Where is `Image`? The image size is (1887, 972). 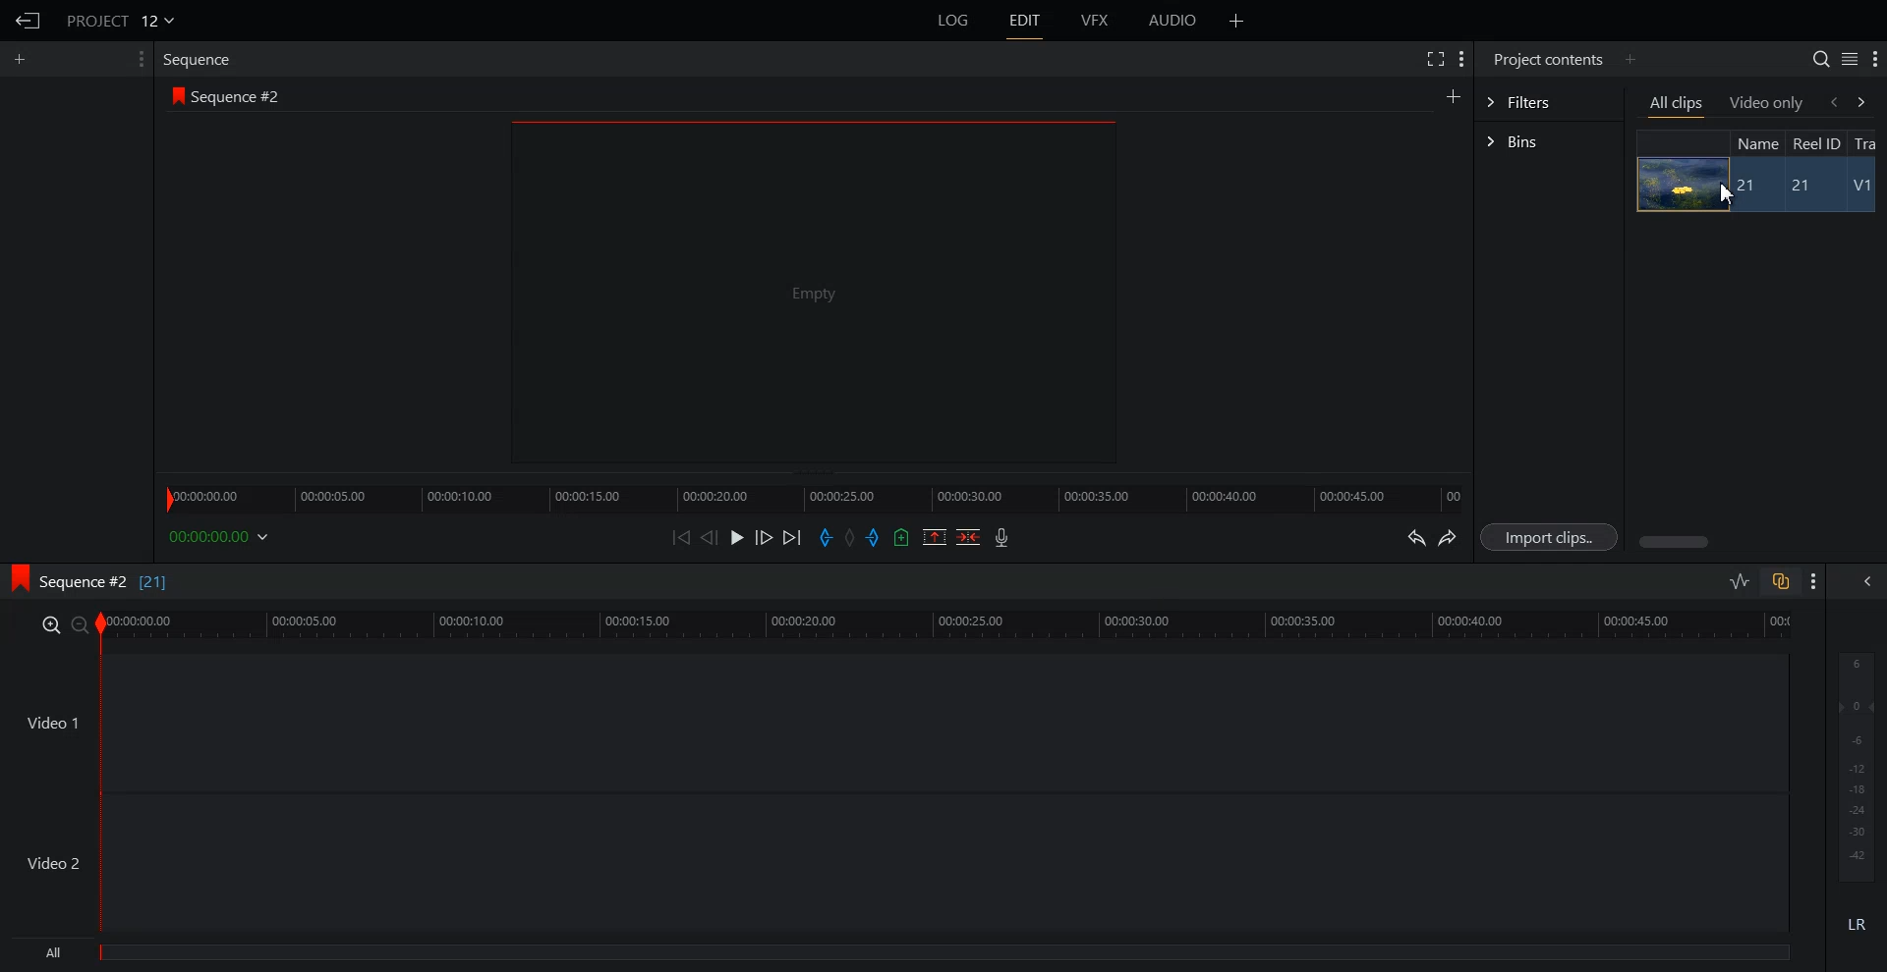
Image is located at coordinates (1677, 184).